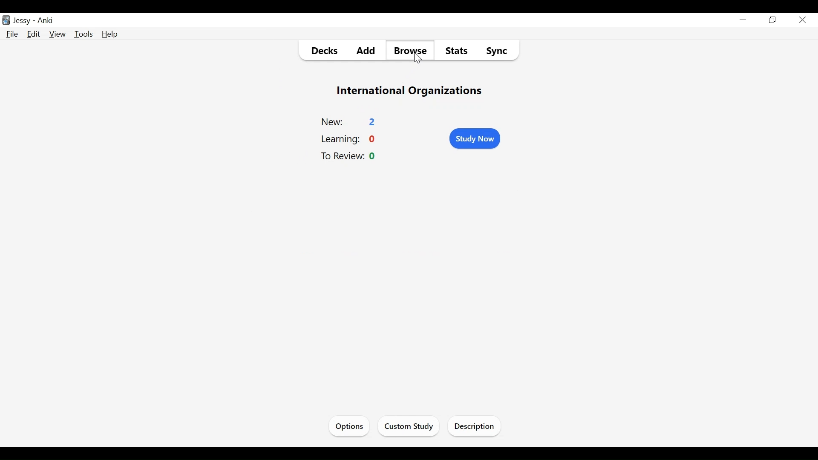 The width and height of the screenshot is (818, 460). I want to click on Study now, so click(475, 138).